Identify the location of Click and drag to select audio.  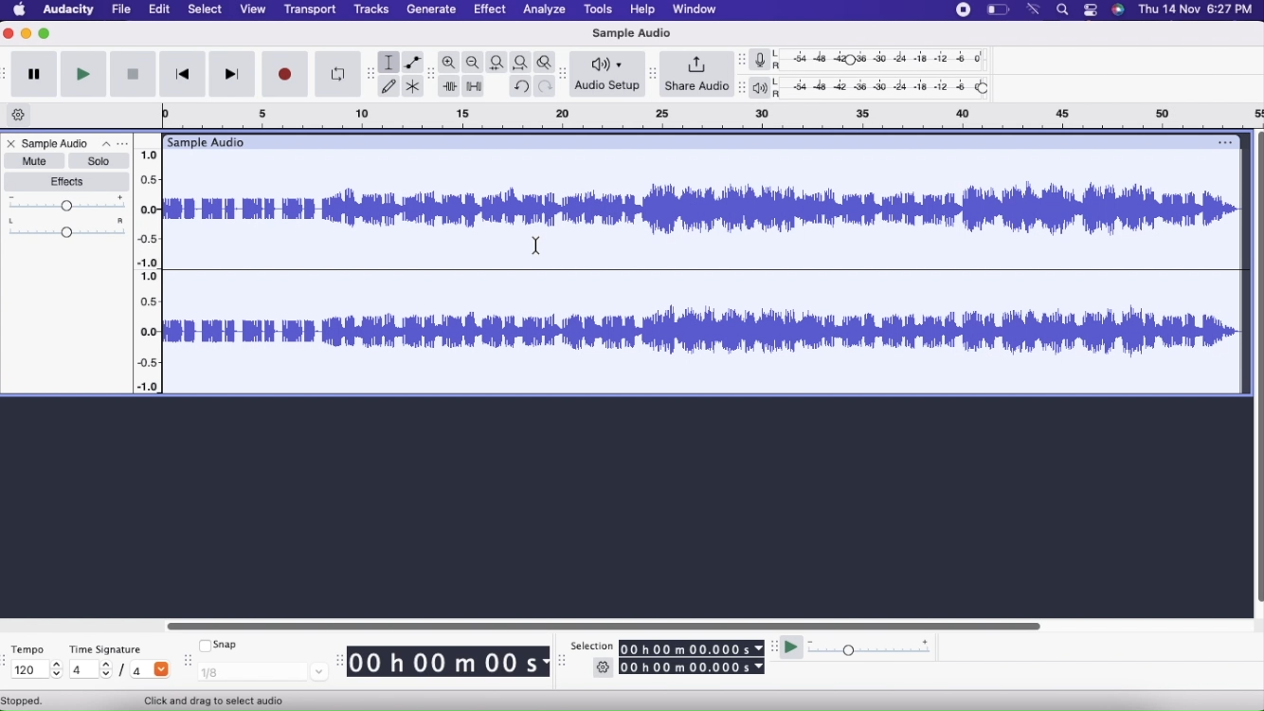
(228, 701).